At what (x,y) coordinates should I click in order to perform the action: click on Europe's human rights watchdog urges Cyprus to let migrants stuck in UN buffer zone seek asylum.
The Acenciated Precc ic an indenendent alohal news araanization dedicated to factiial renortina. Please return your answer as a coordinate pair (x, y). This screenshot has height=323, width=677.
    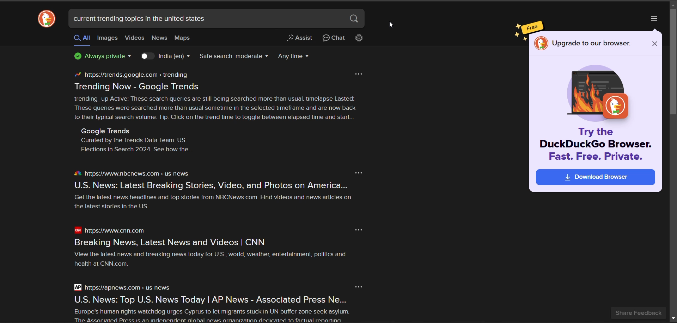
    Looking at the image, I should click on (215, 315).